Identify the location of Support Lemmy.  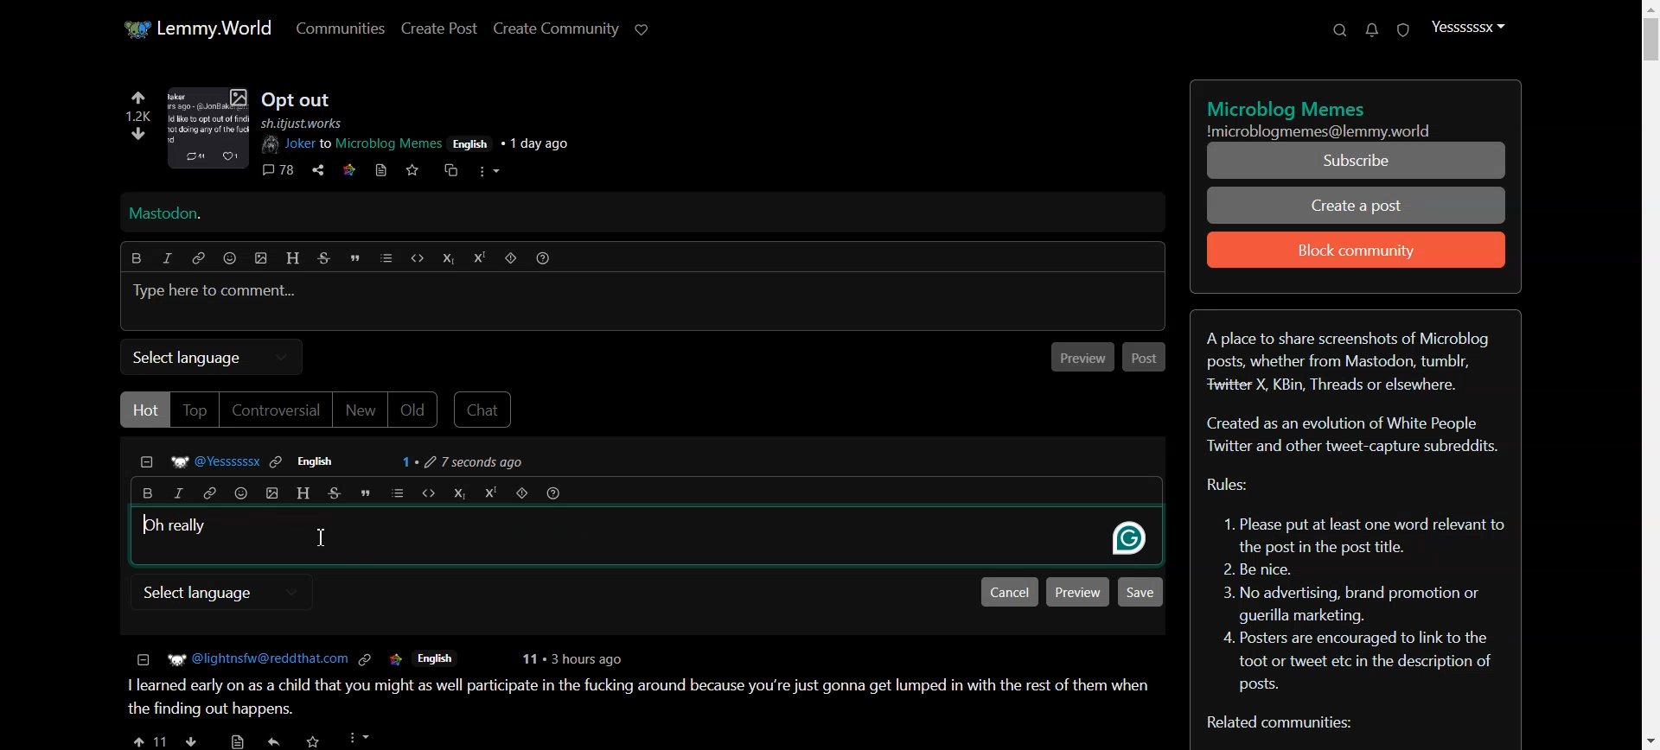
(643, 30).